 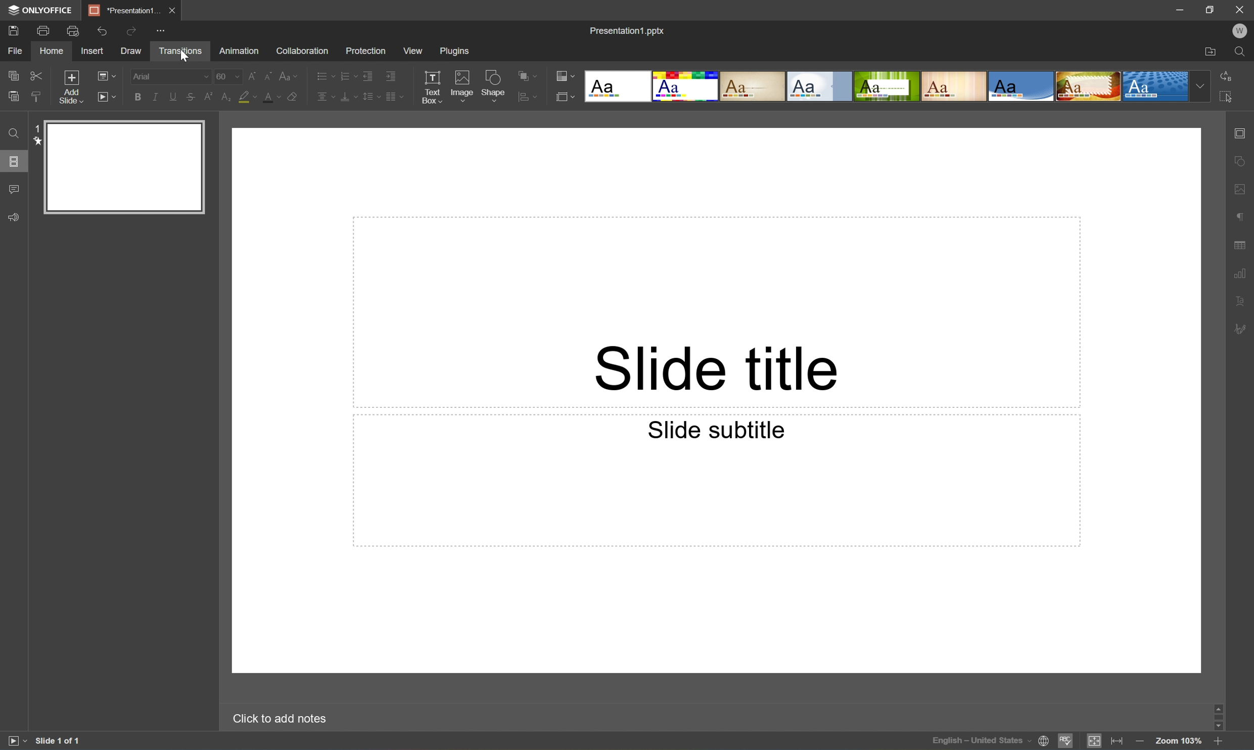 What do you see at coordinates (302, 51) in the screenshot?
I see `Collaboration` at bounding box center [302, 51].